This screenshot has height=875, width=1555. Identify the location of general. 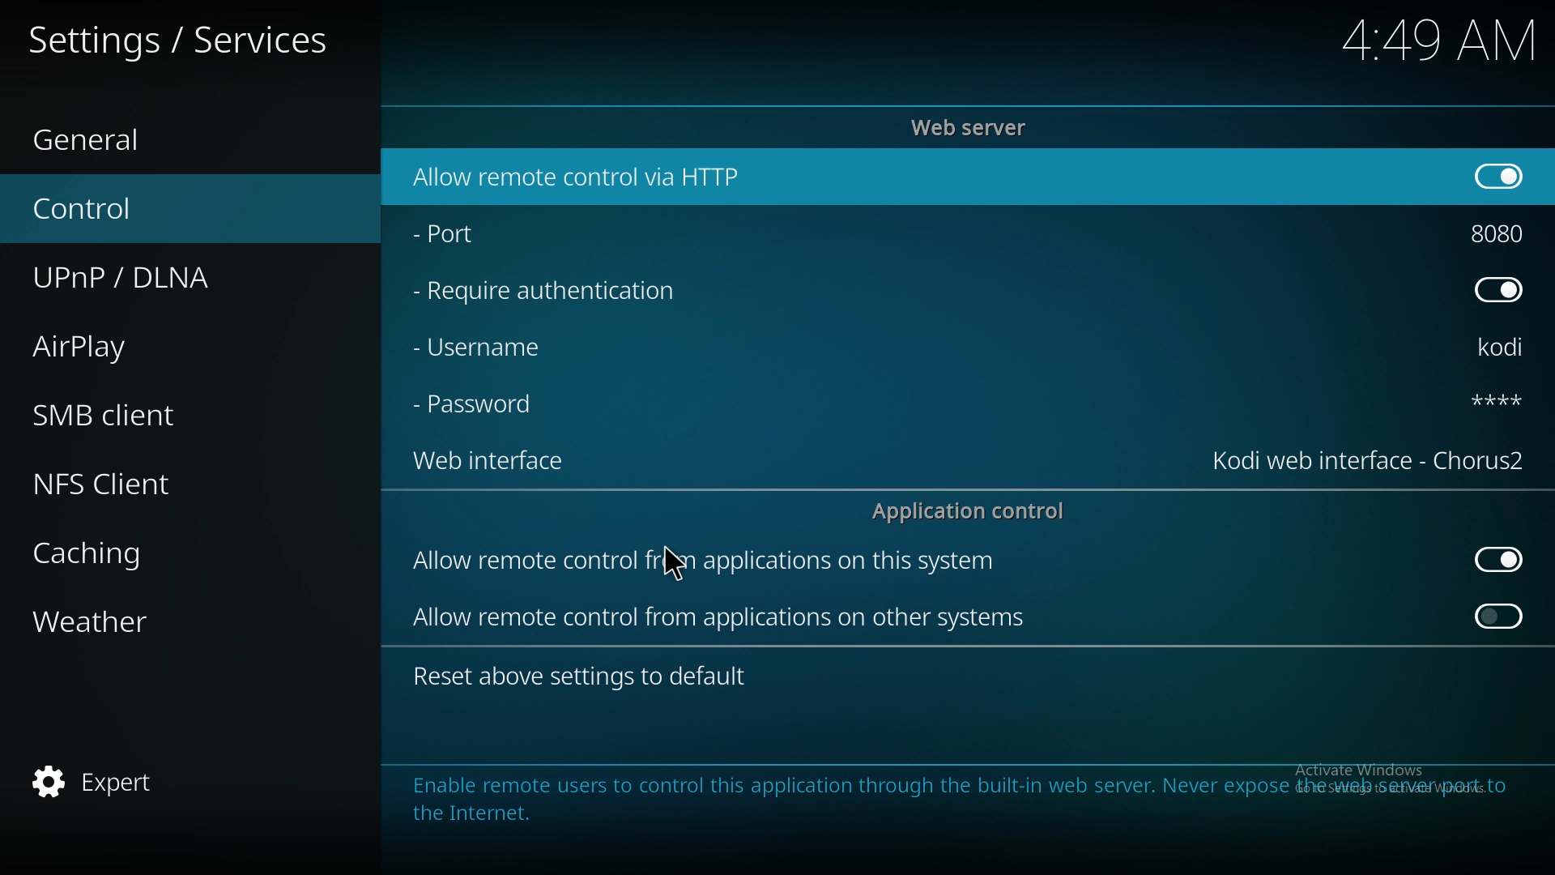
(114, 133).